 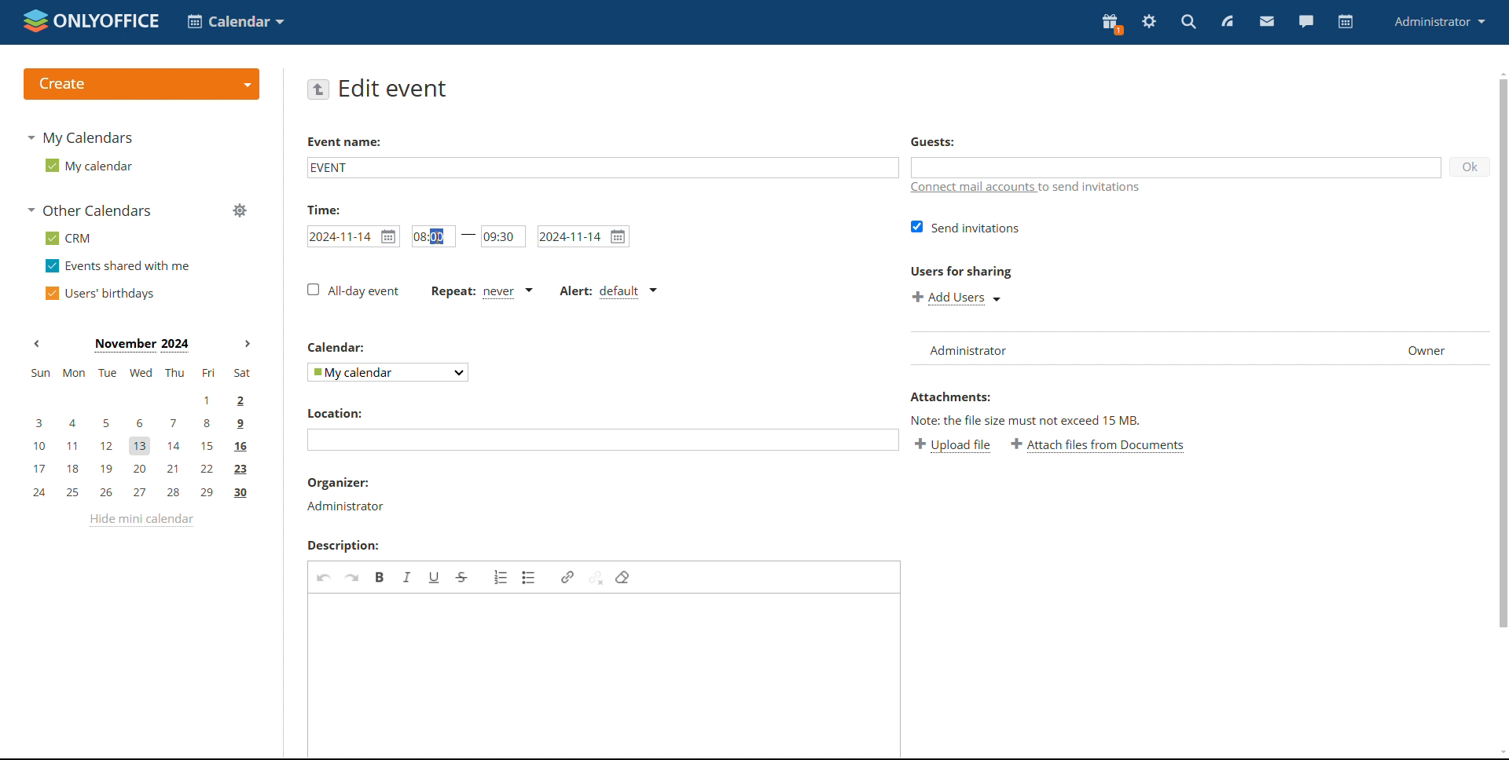 I want to click on insert/remove numbered list, so click(x=501, y=576).